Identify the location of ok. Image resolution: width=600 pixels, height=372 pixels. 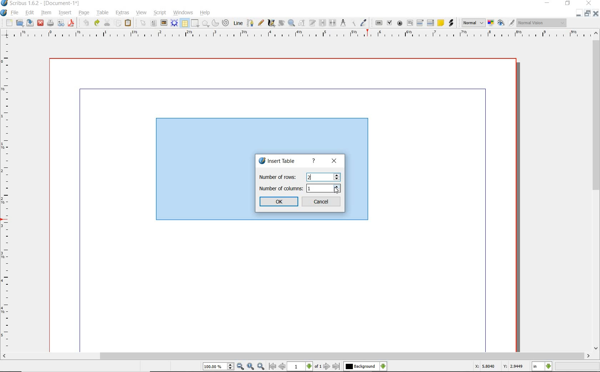
(279, 202).